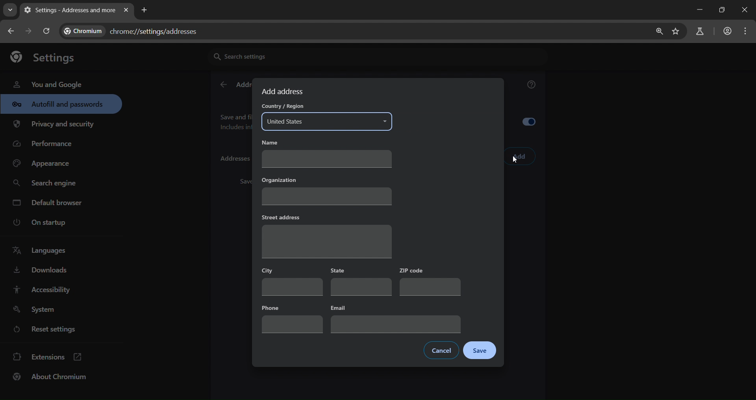 The height and width of the screenshot is (400, 756). What do you see at coordinates (51, 376) in the screenshot?
I see `bout chromium` at bounding box center [51, 376].